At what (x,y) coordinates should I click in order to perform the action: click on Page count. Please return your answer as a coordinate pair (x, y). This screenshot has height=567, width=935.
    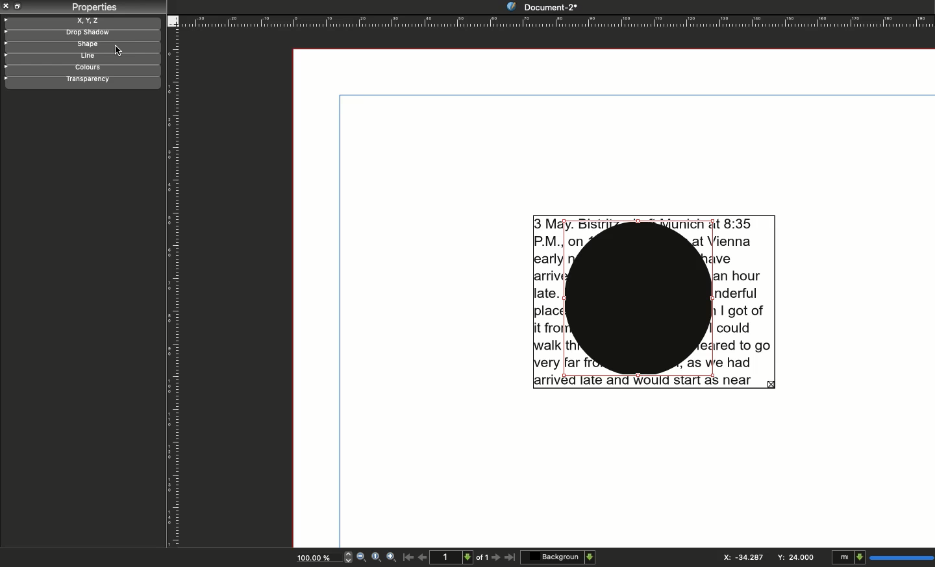
    Looking at the image, I should click on (460, 557).